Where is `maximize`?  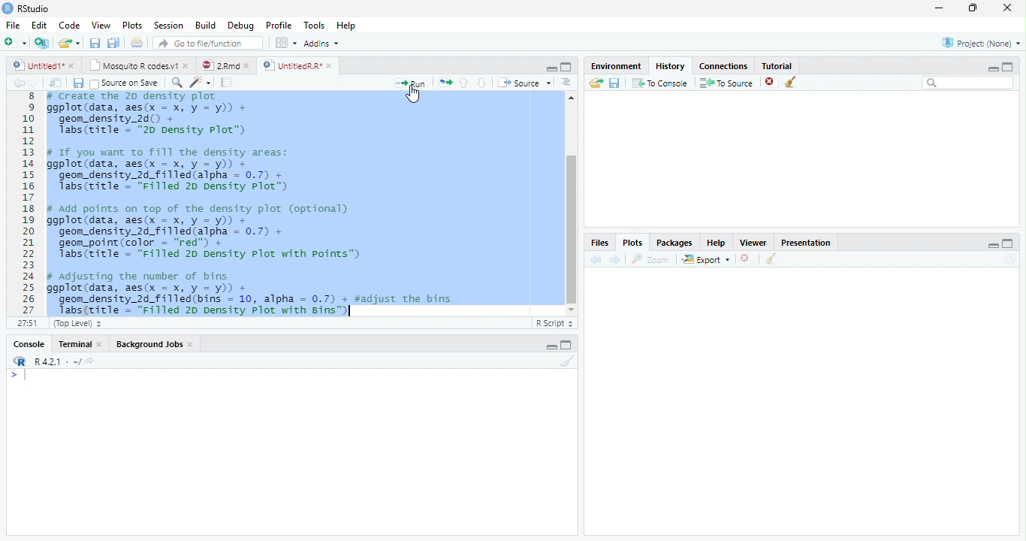
maximize is located at coordinates (1009, 243).